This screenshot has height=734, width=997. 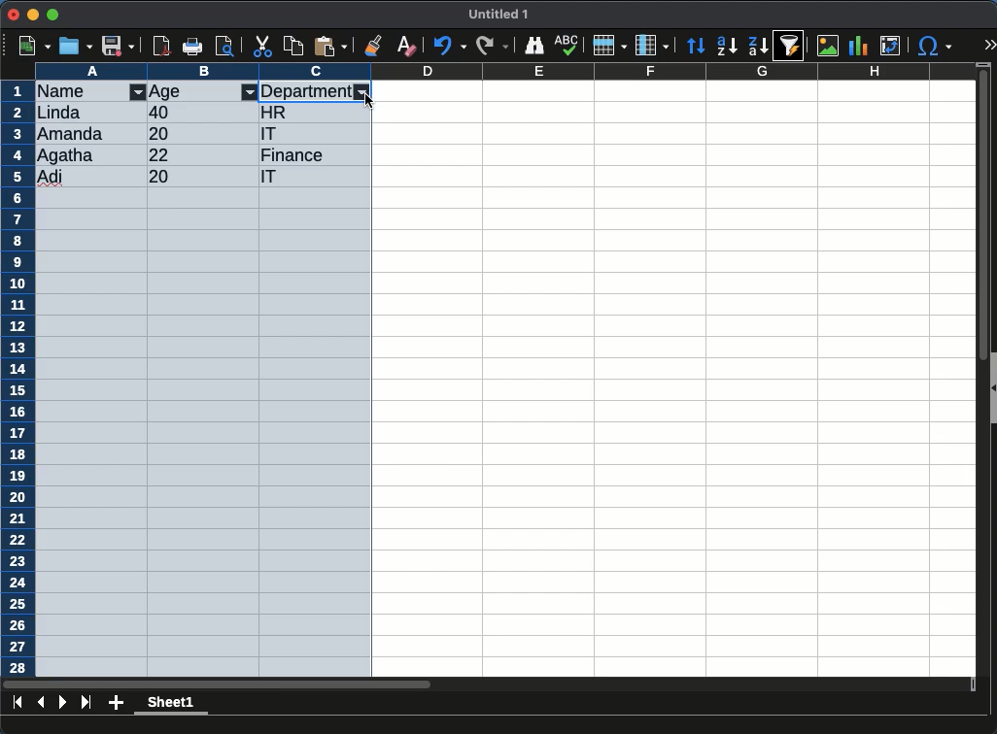 I want to click on last page, so click(x=86, y=704).